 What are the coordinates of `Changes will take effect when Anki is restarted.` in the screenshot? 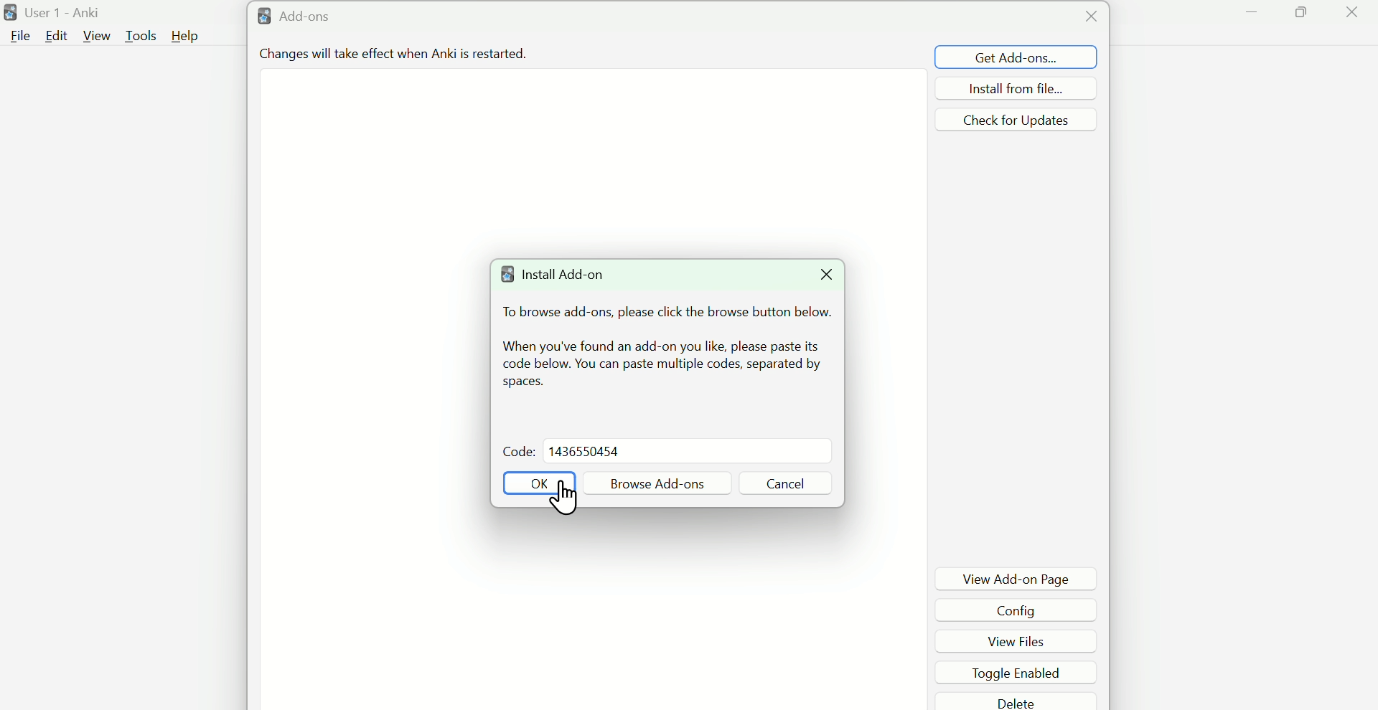 It's located at (391, 57).